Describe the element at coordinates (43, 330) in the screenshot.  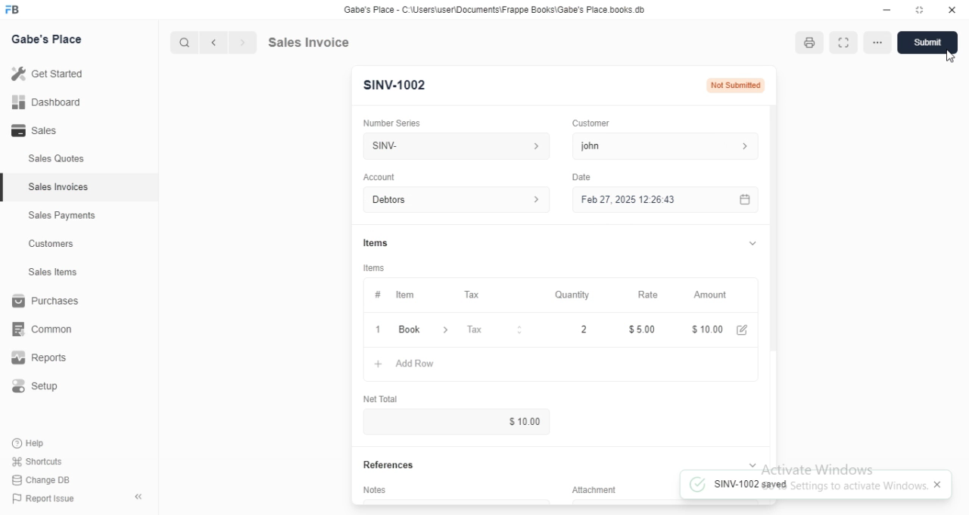
I see `common` at that location.